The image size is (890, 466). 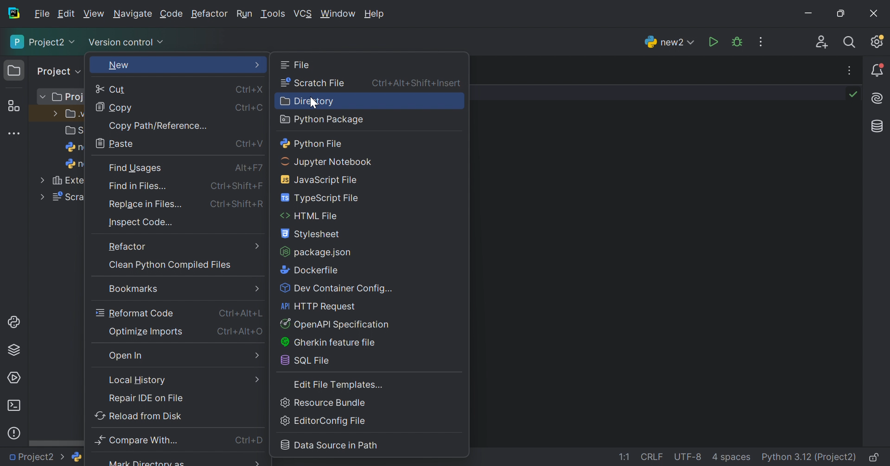 I want to click on Copy path/reference..., so click(x=159, y=126).